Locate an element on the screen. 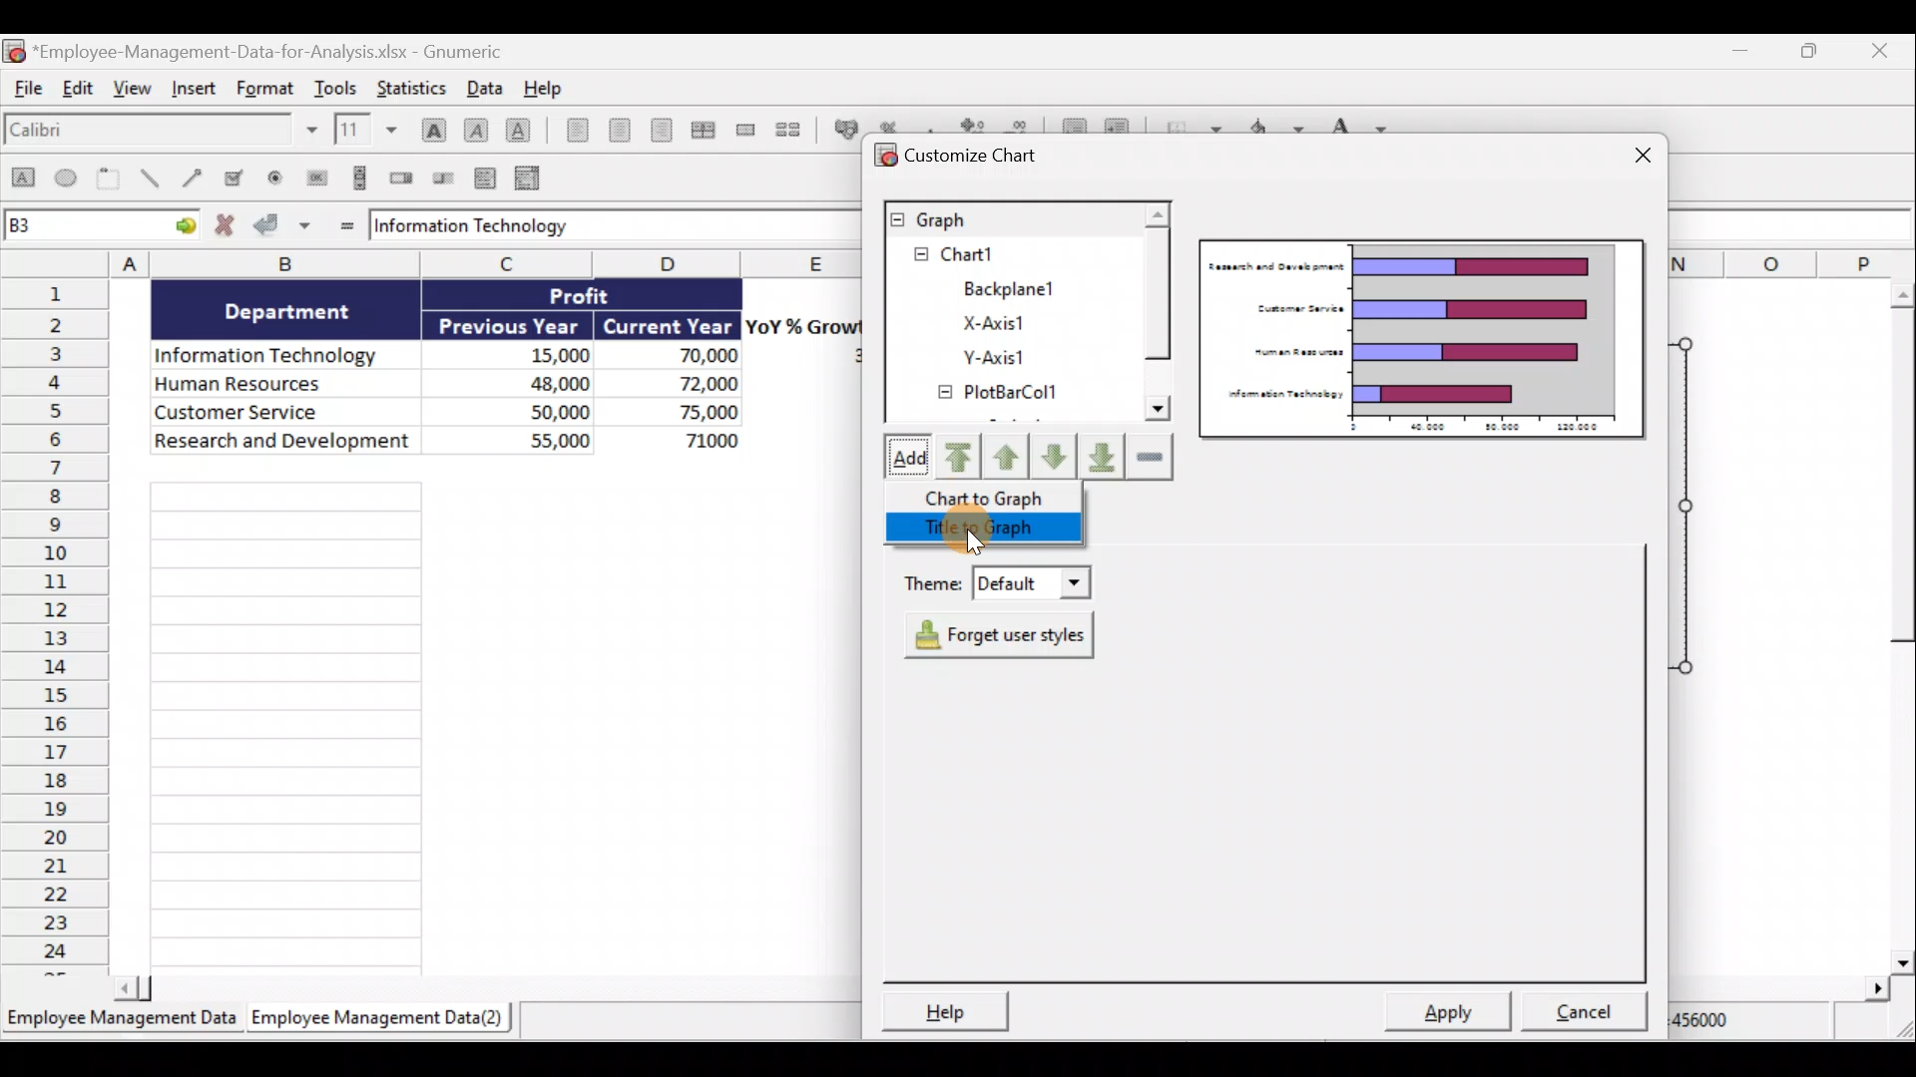  Information Technology is located at coordinates (594, 227).